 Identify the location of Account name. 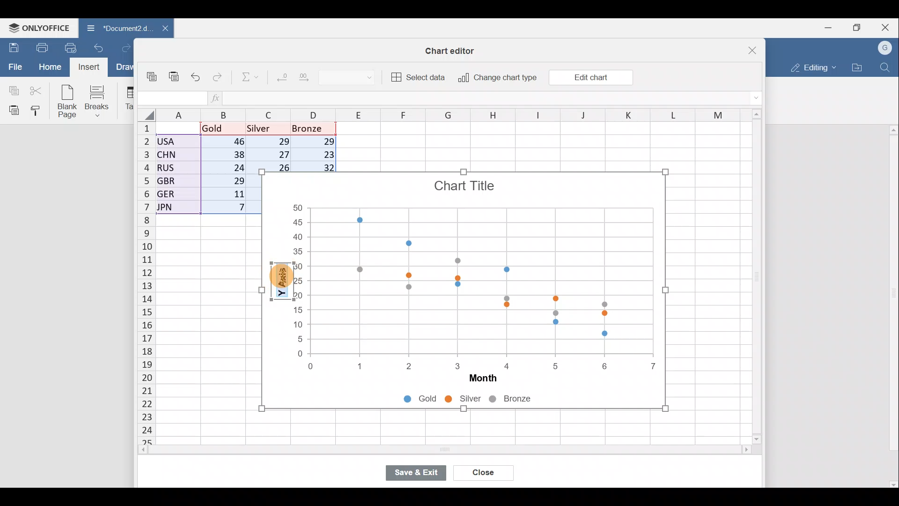
(886, 47).